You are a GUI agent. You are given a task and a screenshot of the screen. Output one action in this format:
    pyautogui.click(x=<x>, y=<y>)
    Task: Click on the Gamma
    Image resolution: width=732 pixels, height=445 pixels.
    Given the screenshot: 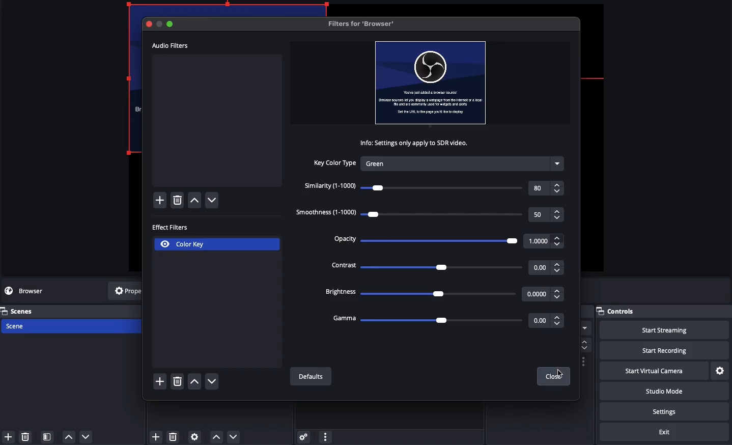 What is the action you would take?
    pyautogui.click(x=447, y=320)
    